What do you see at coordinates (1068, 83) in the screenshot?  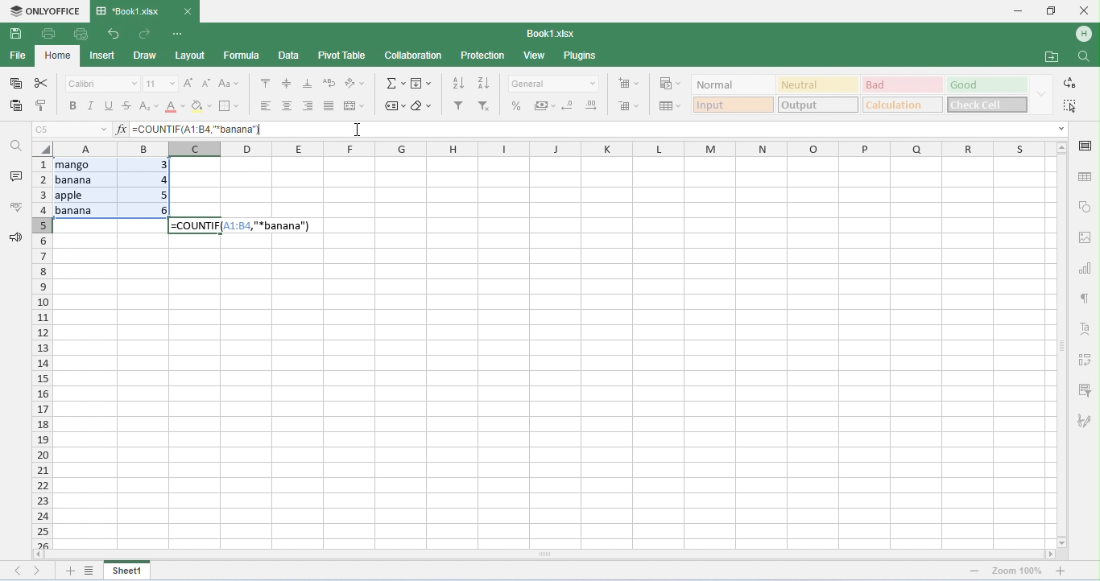 I see `replace` at bounding box center [1068, 83].